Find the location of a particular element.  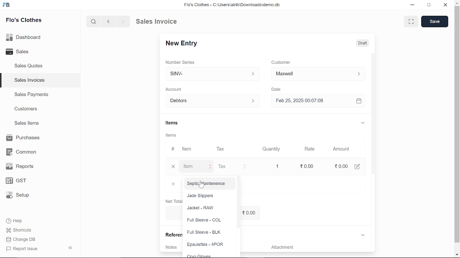

save is located at coordinates (434, 22).